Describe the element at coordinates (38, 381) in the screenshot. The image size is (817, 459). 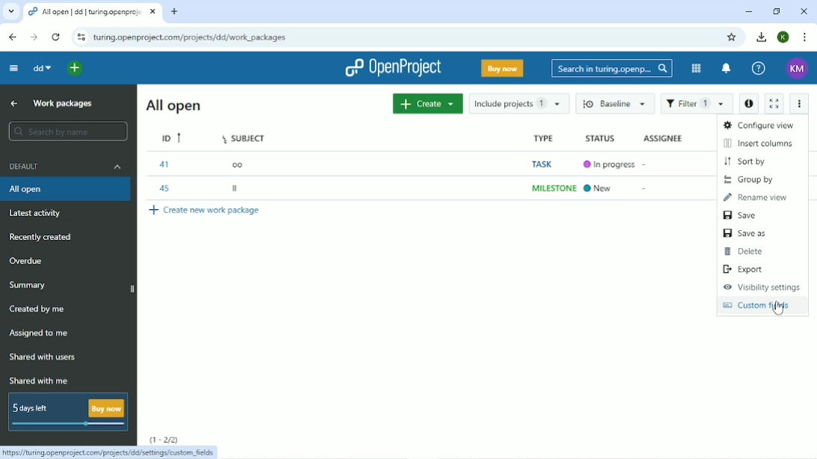
I see `Shared with me` at that location.